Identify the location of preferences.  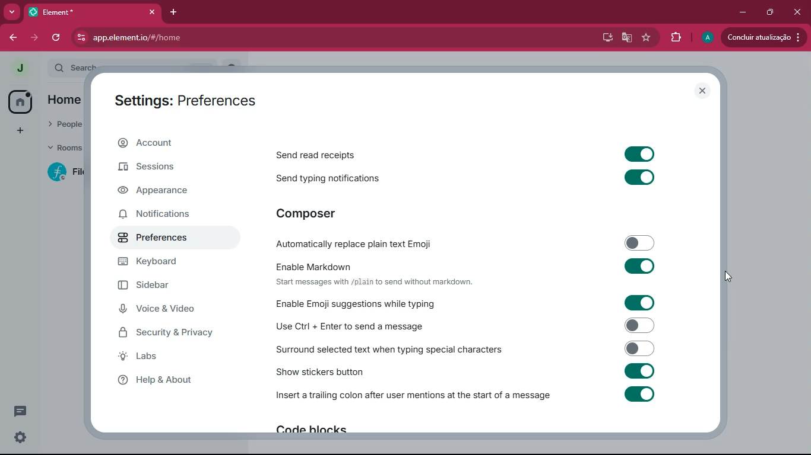
(168, 238).